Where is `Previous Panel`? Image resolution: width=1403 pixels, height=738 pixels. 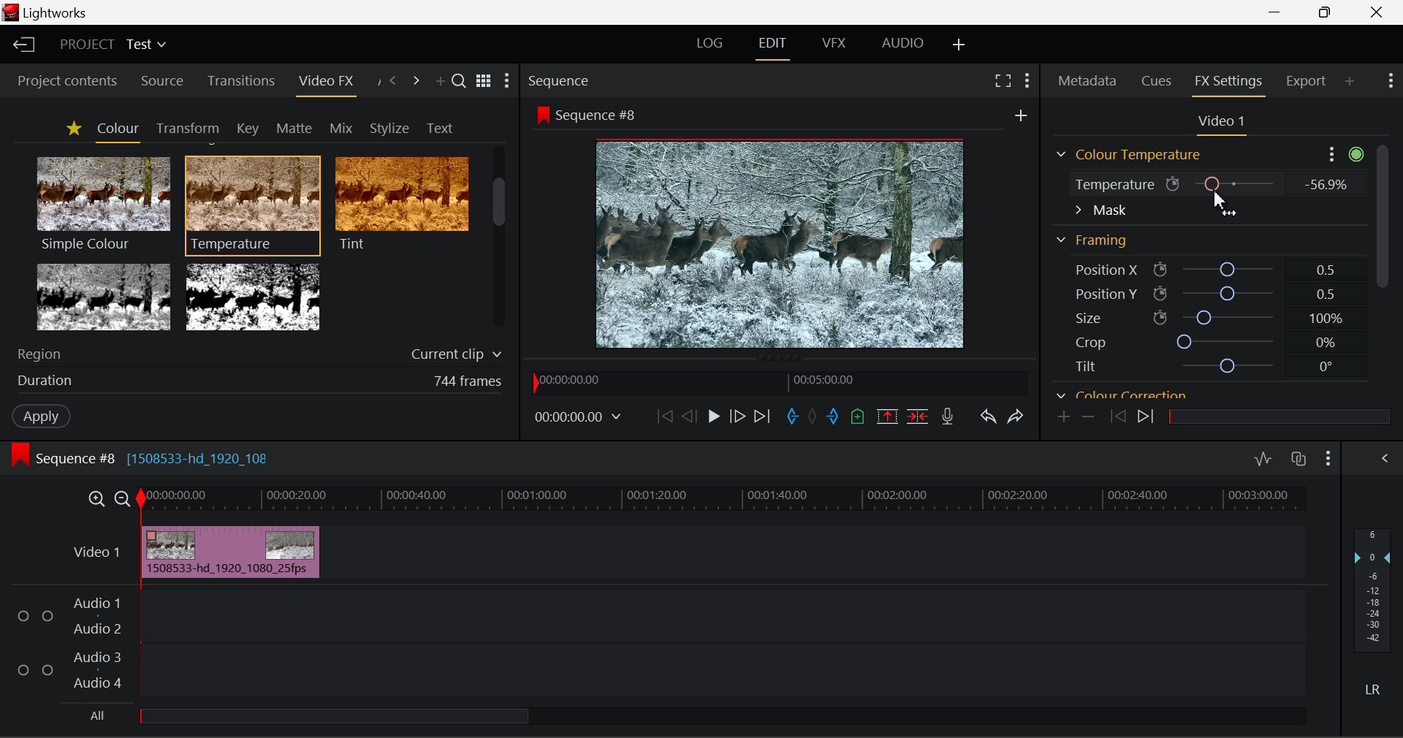 Previous Panel is located at coordinates (395, 83).